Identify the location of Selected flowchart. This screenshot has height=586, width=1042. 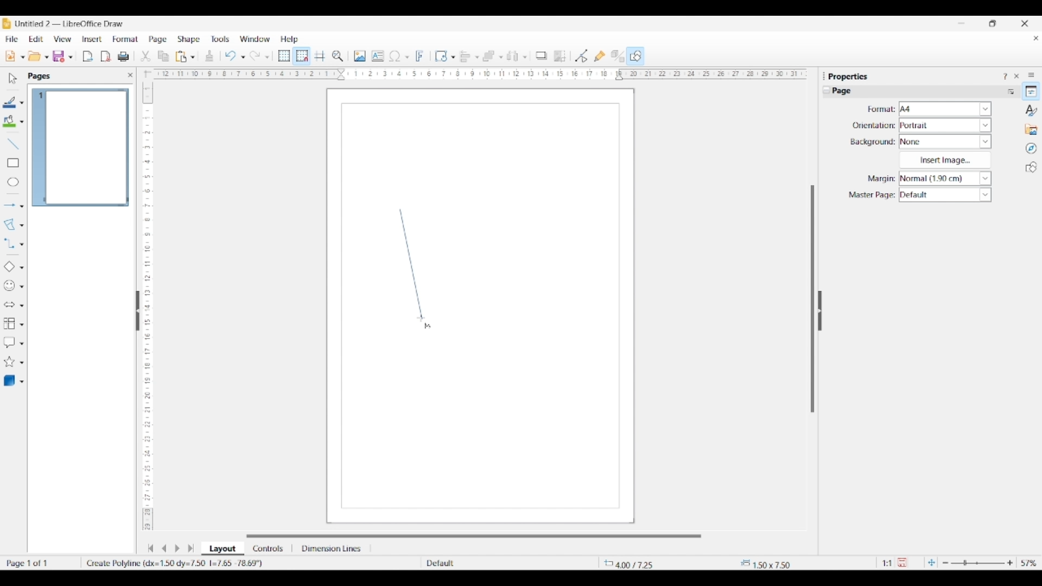
(9, 324).